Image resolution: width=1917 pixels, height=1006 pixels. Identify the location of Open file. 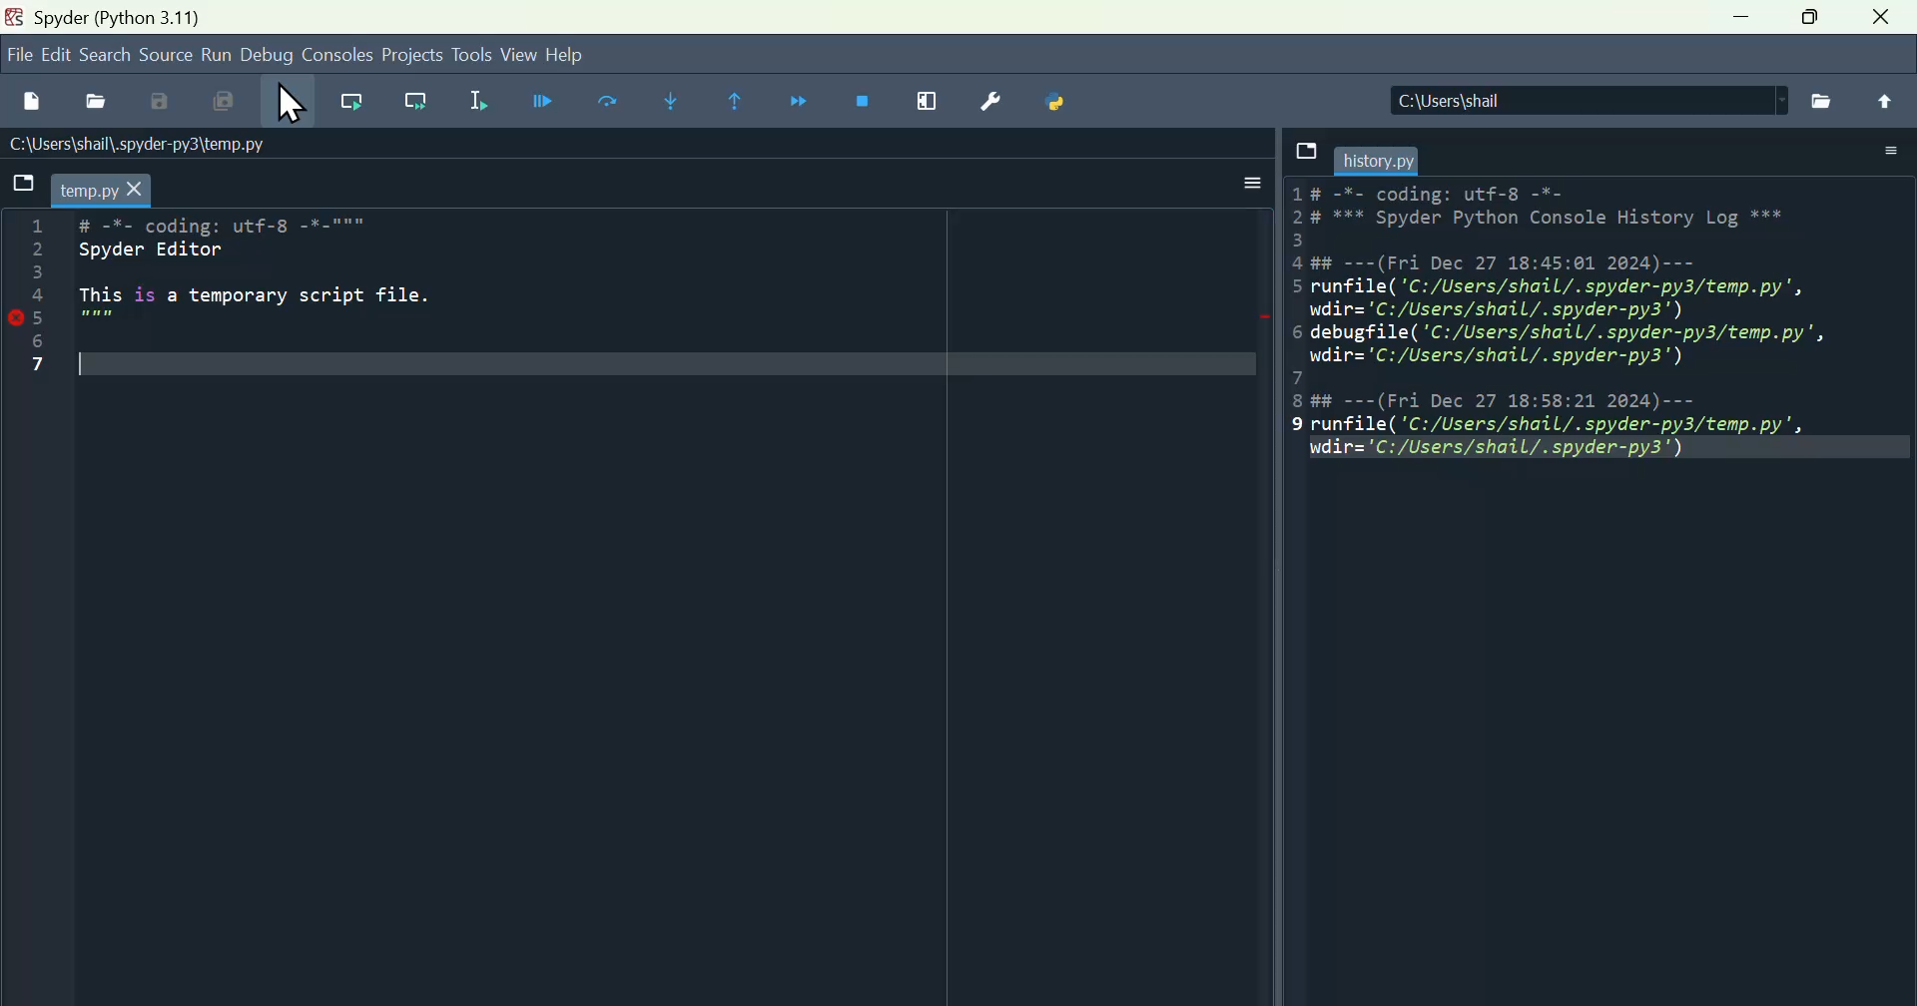
(96, 106).